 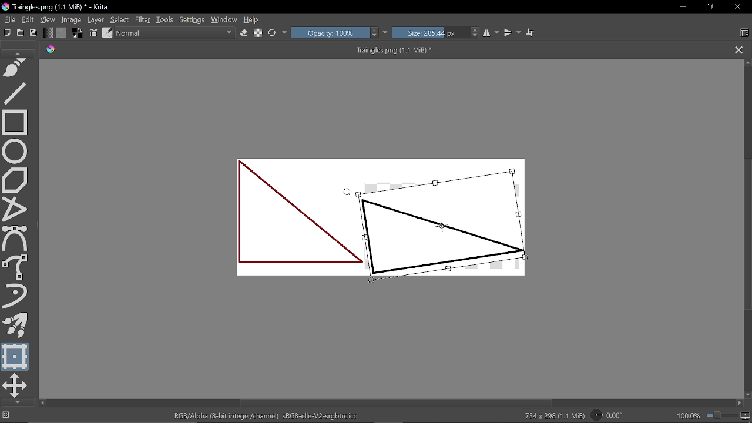 I want to click on Ellipse select tool, so click(x=17, y=150).